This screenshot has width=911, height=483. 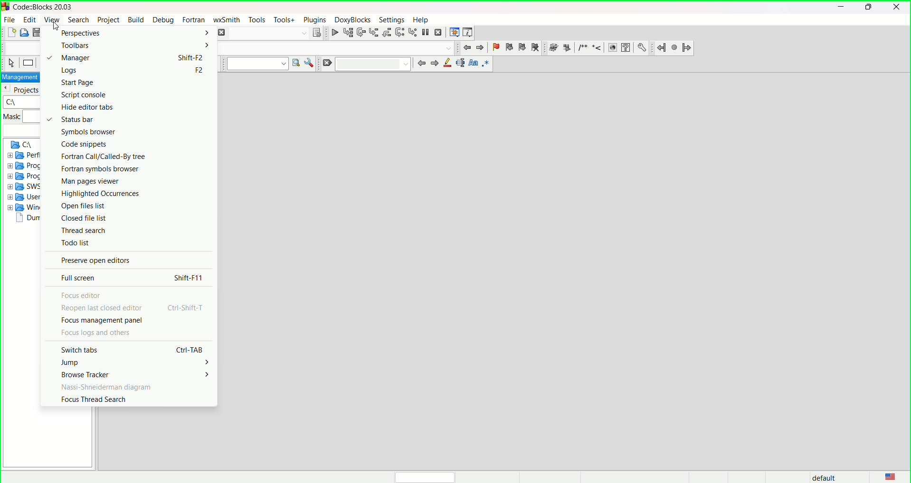 What do you see at coordinates (361, 32) in the screenshot?
I see `next line` at bounding box center [361, 32].